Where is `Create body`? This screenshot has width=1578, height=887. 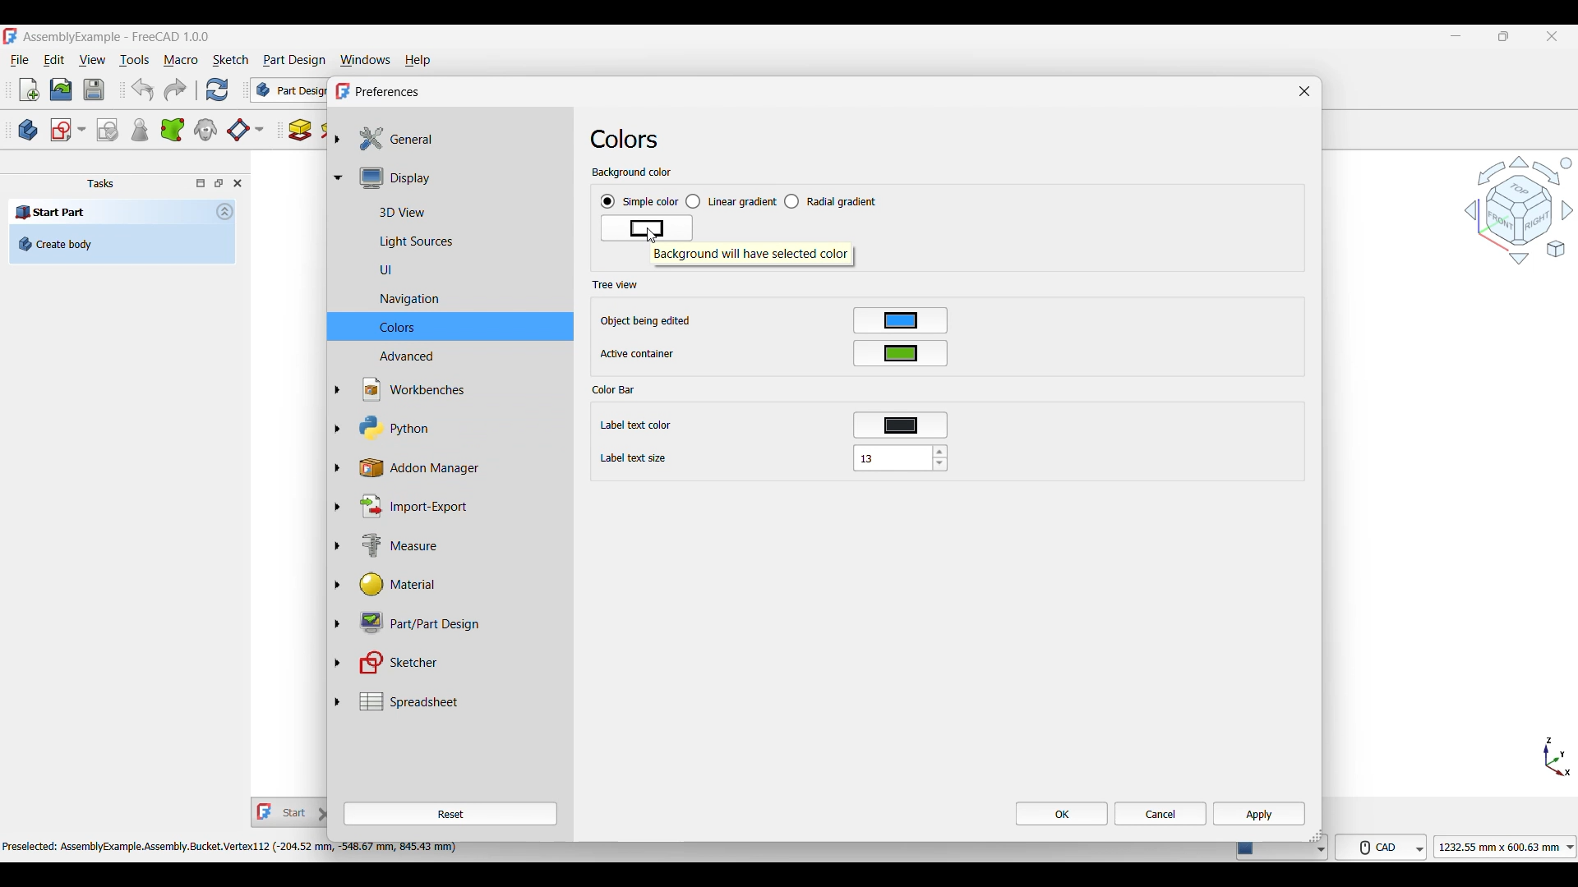 Create body is located at coordinates (122, 244).